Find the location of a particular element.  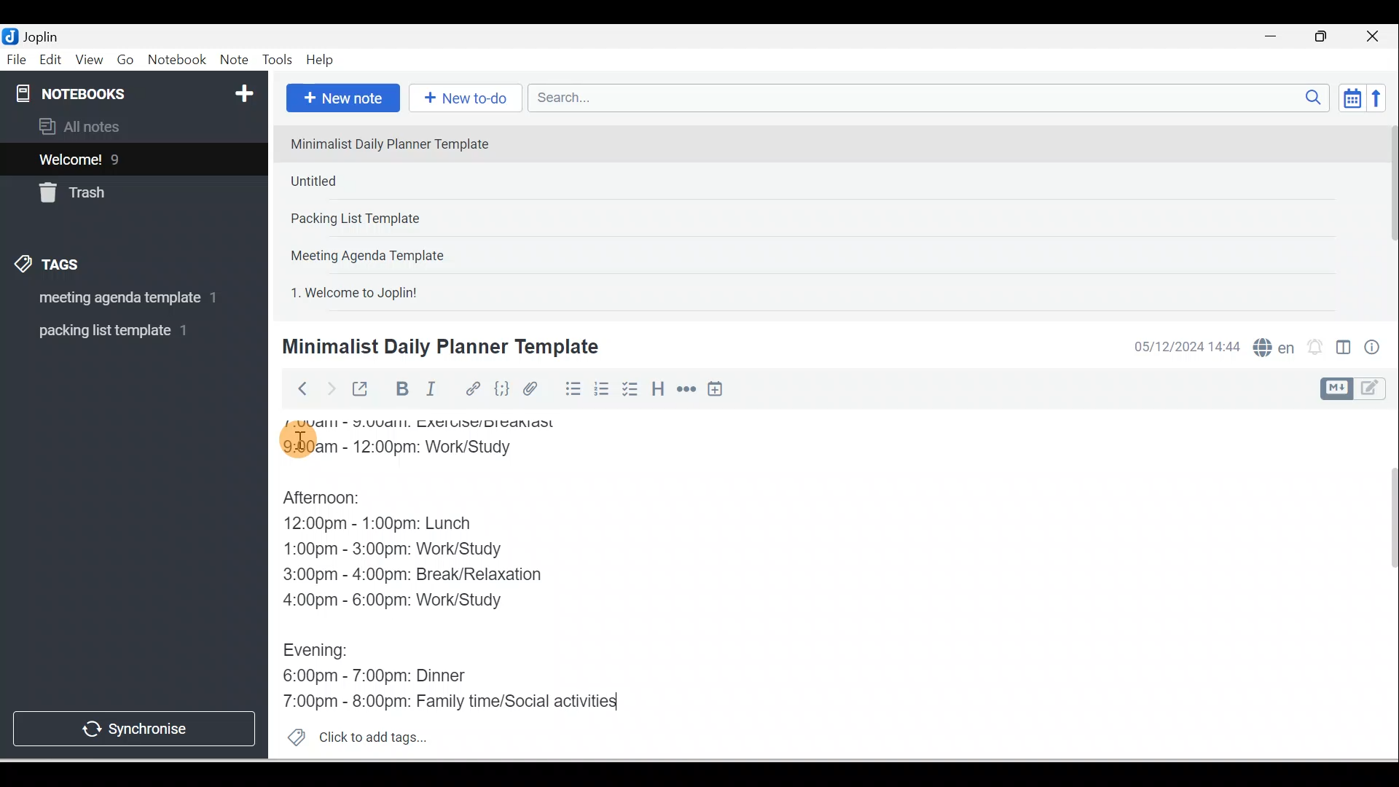

Toggle sort order is located at coordinates (1352, 97).